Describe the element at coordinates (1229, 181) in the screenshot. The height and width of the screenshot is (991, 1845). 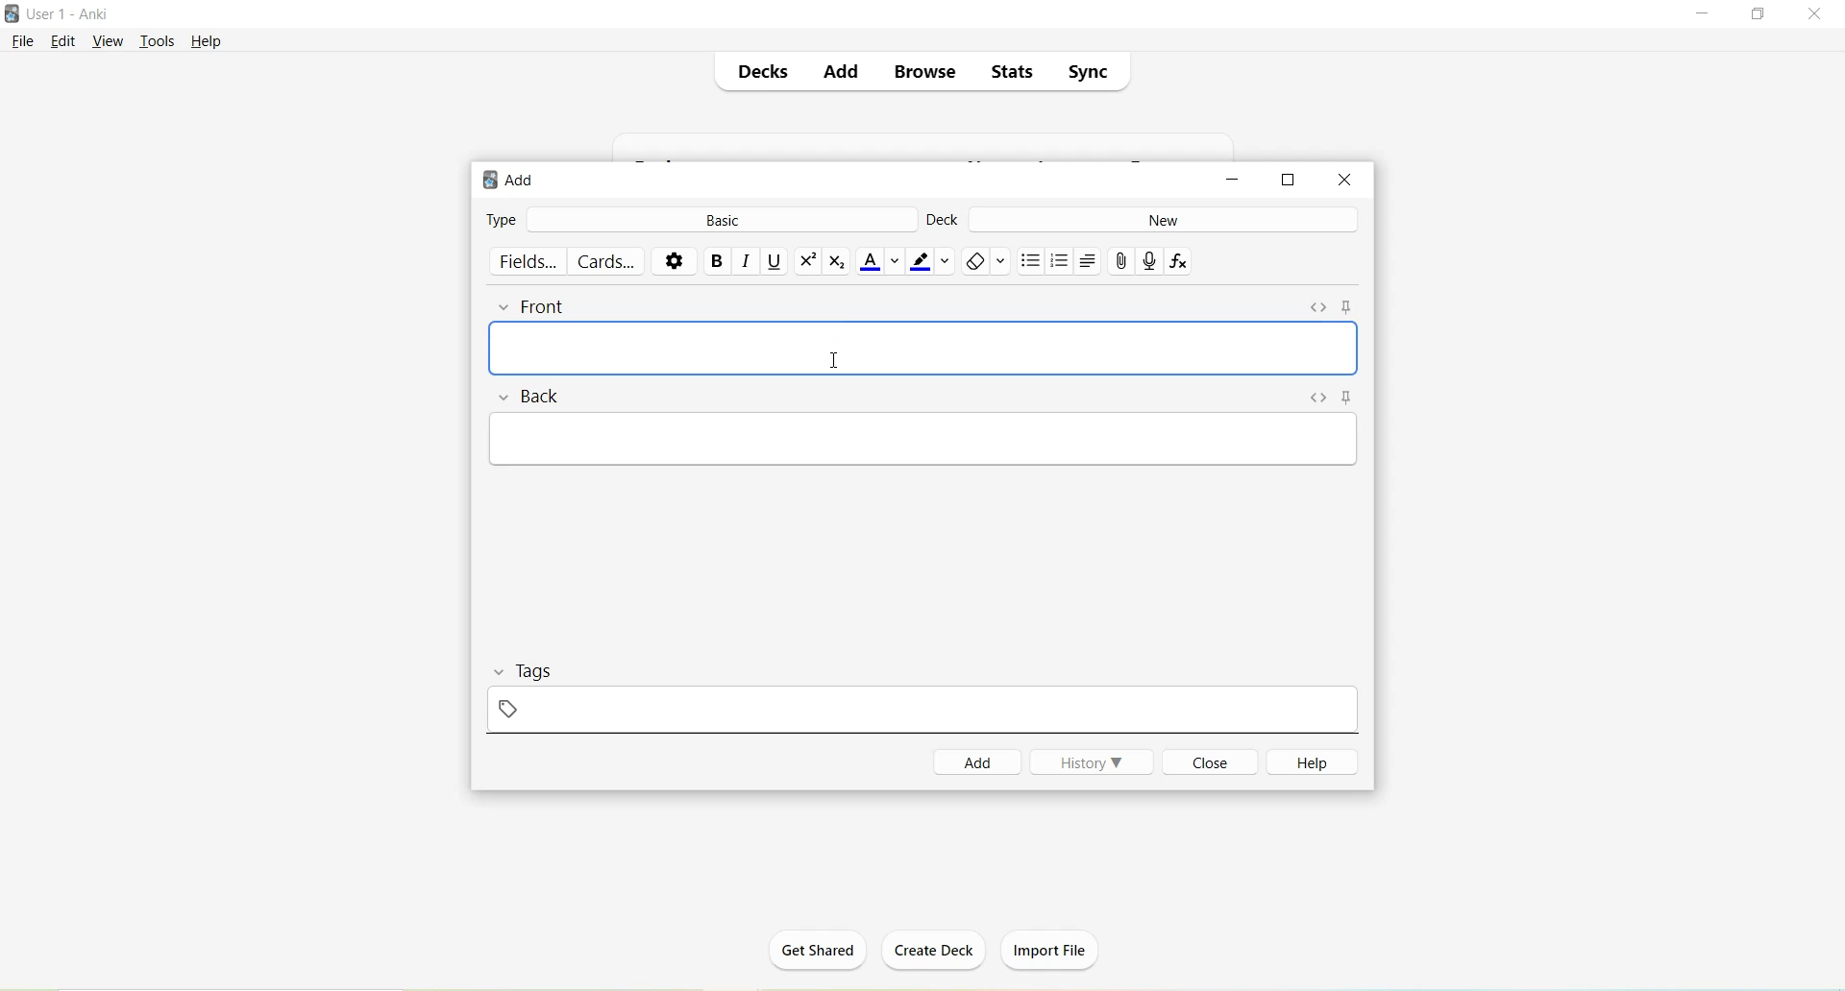
I see `Minimize` at that location.